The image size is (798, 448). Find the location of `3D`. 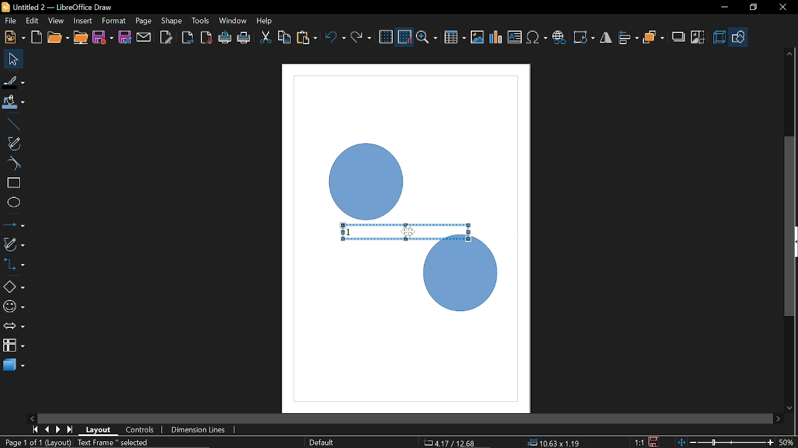

3D is located at coordinates (719, 38).